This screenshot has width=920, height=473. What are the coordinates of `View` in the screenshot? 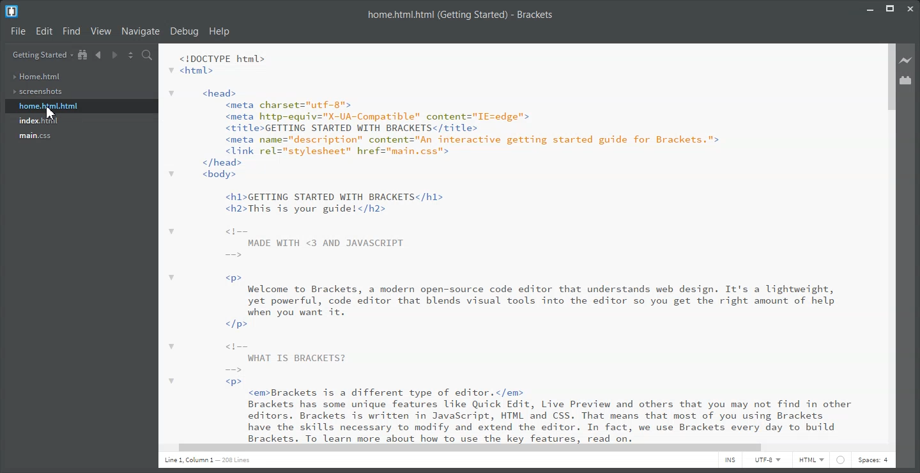 It's located at (102, 31).